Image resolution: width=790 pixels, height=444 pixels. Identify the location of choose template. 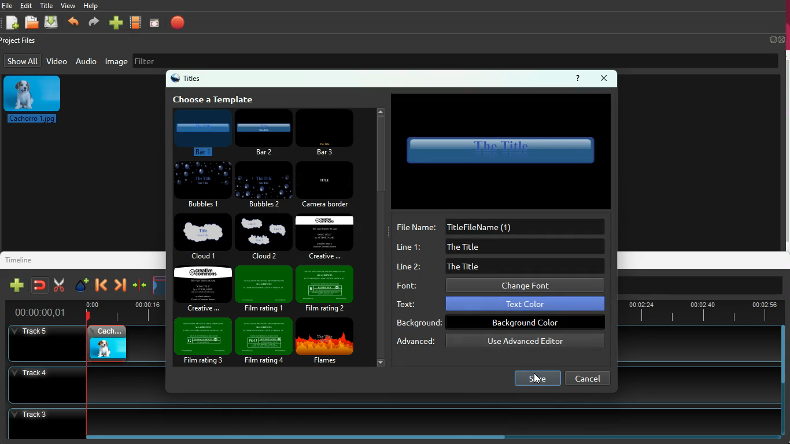
(215, 98).